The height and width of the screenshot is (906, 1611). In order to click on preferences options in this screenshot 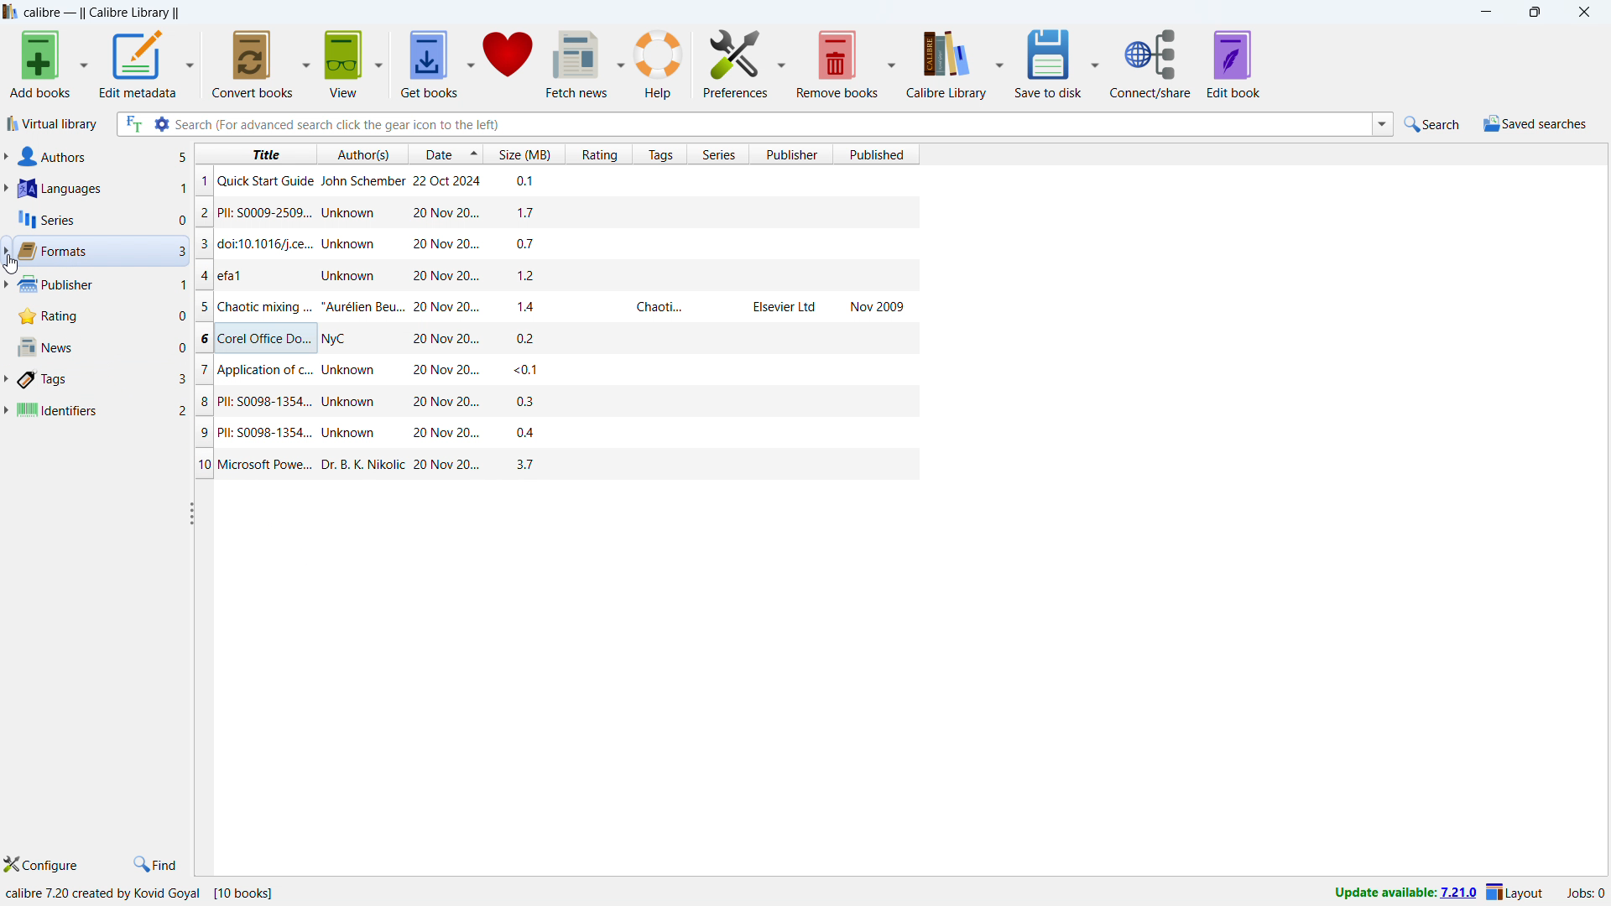, I will do `click(782, 61)`.